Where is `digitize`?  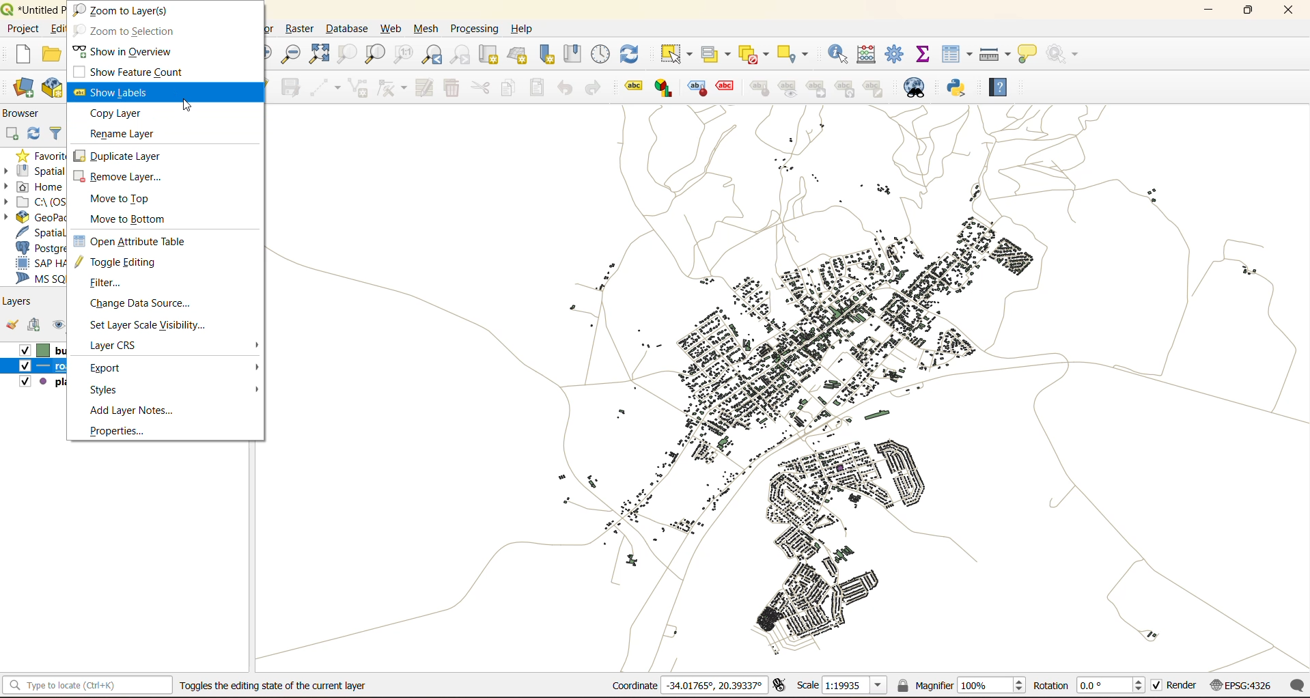 digitize is located at coordinates (324, 85).